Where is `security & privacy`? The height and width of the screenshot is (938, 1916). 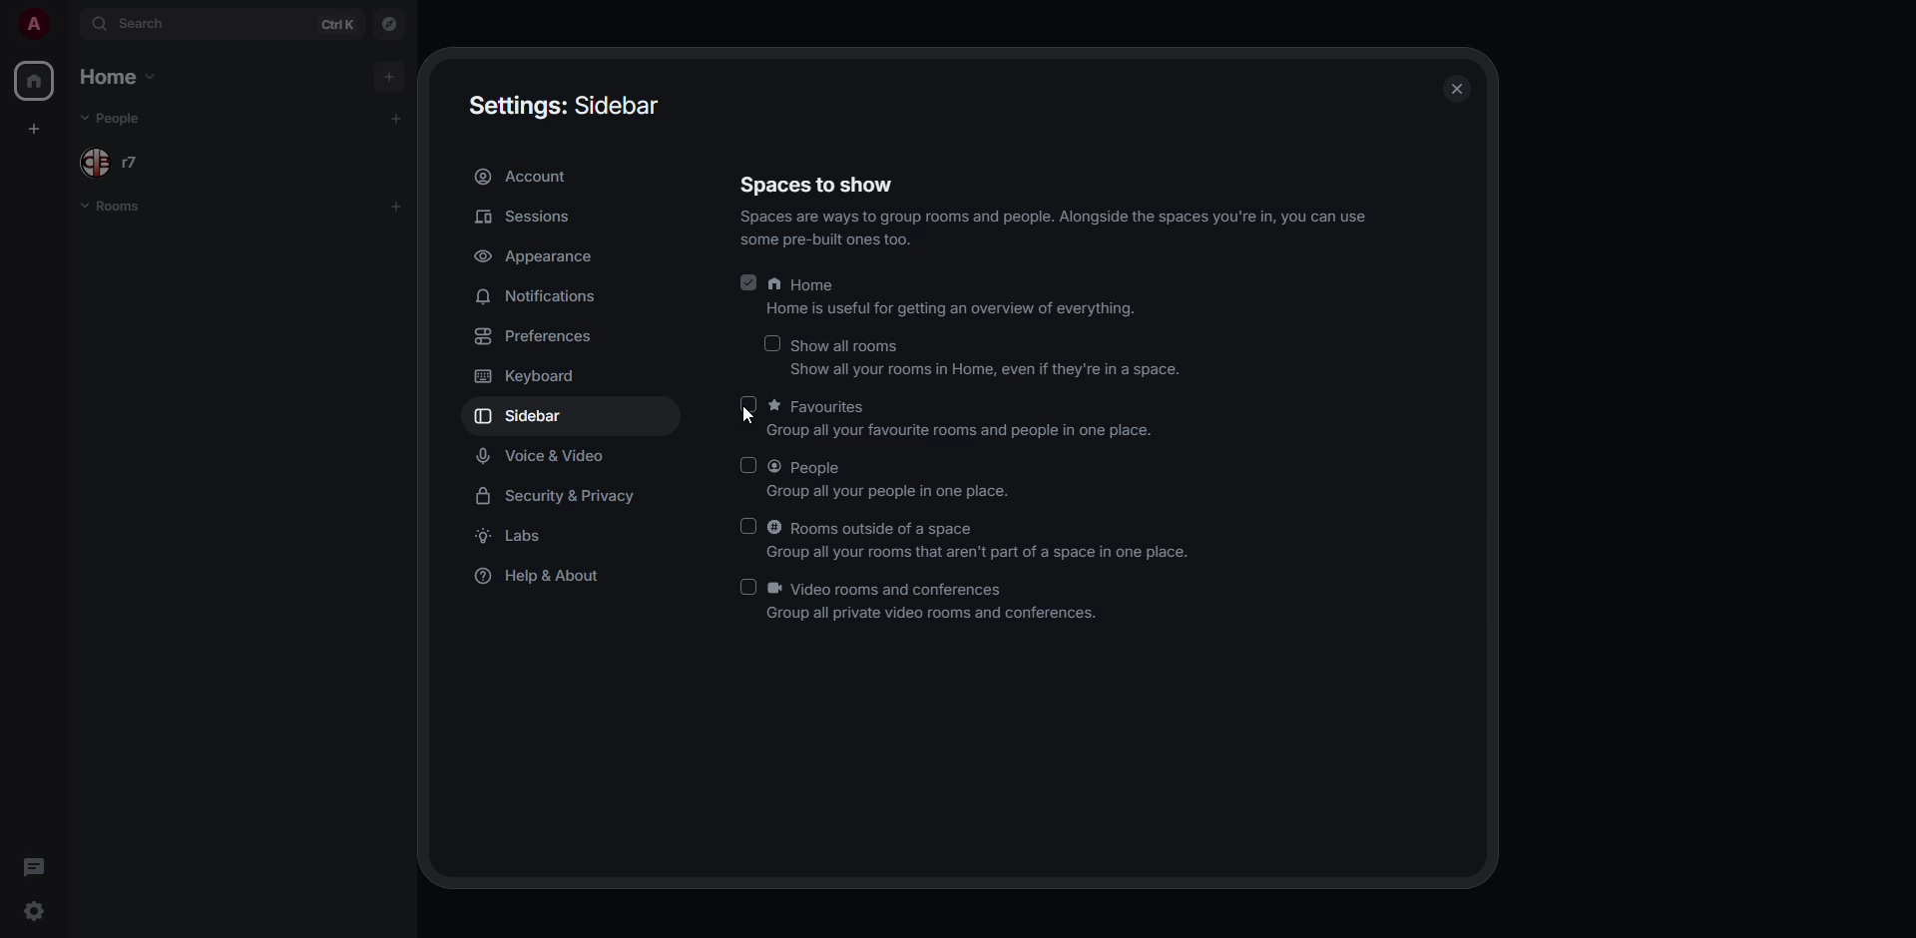 security & privacy is located at coordinates (555, 499).